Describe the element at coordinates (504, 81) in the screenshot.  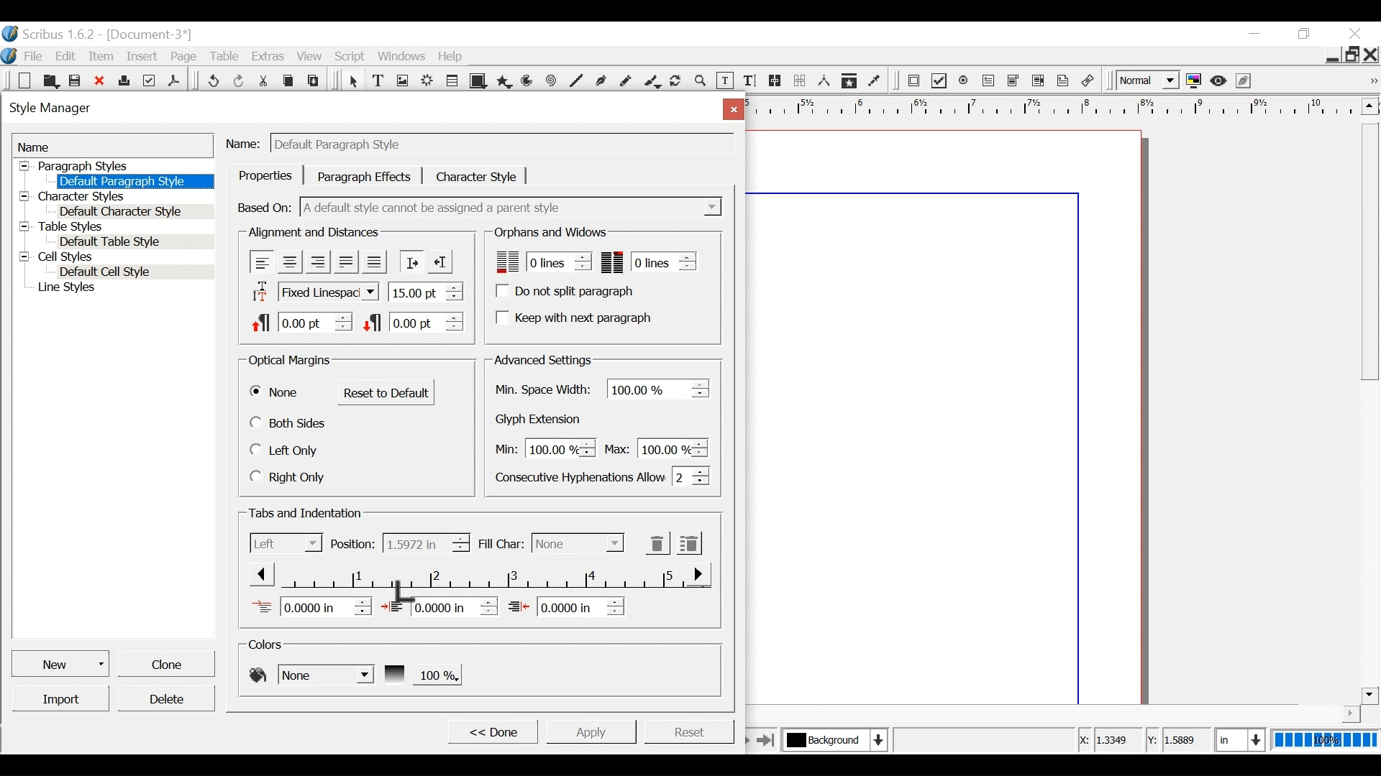
I see `Polygon ` at that location.